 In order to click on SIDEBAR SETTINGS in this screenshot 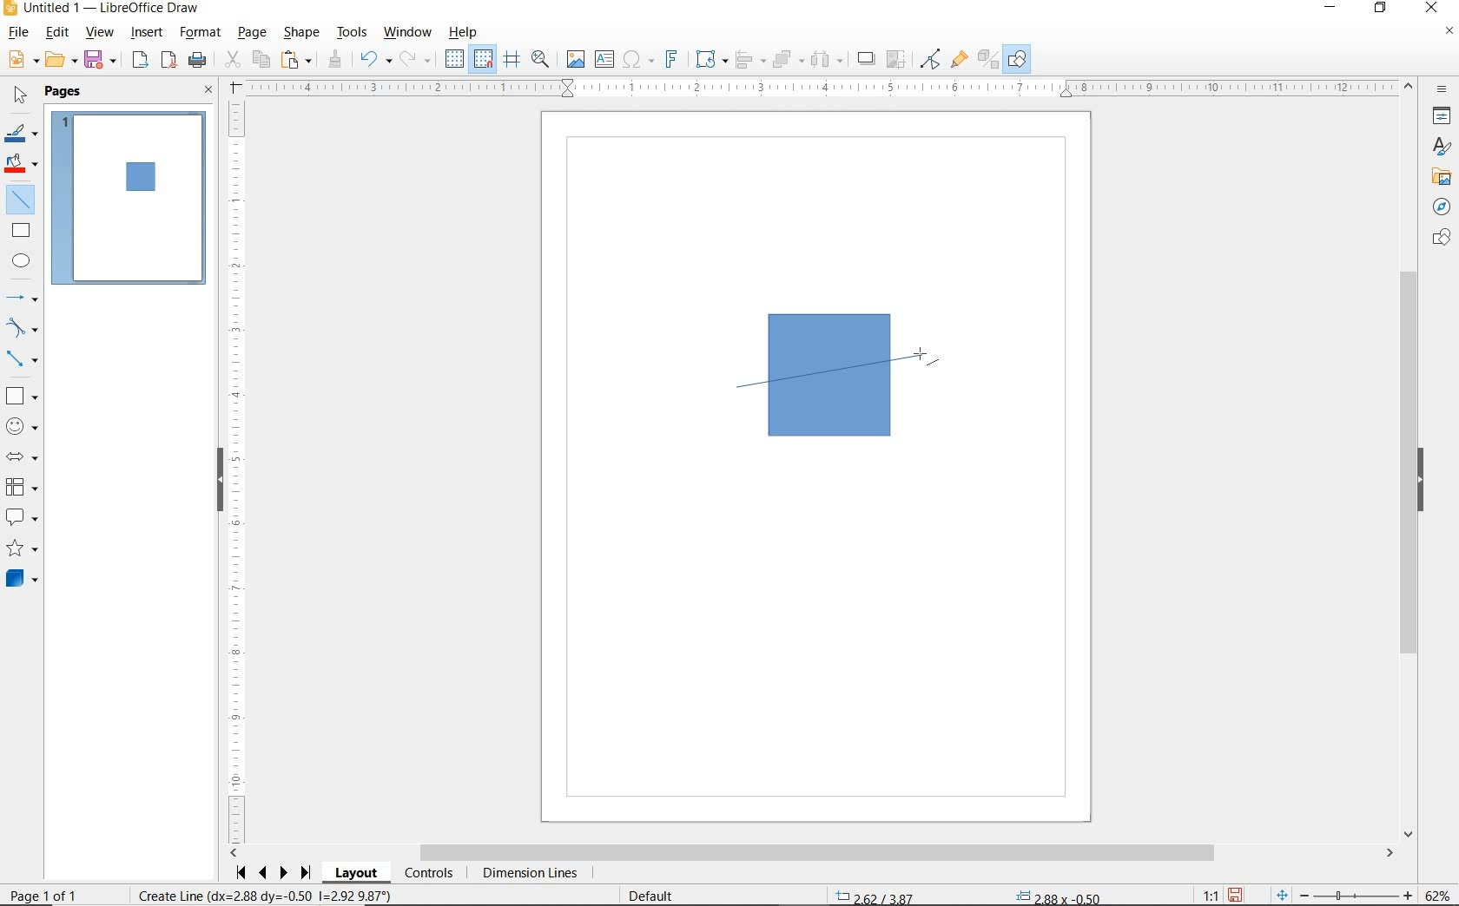, I will do `click(1443, 90)`.